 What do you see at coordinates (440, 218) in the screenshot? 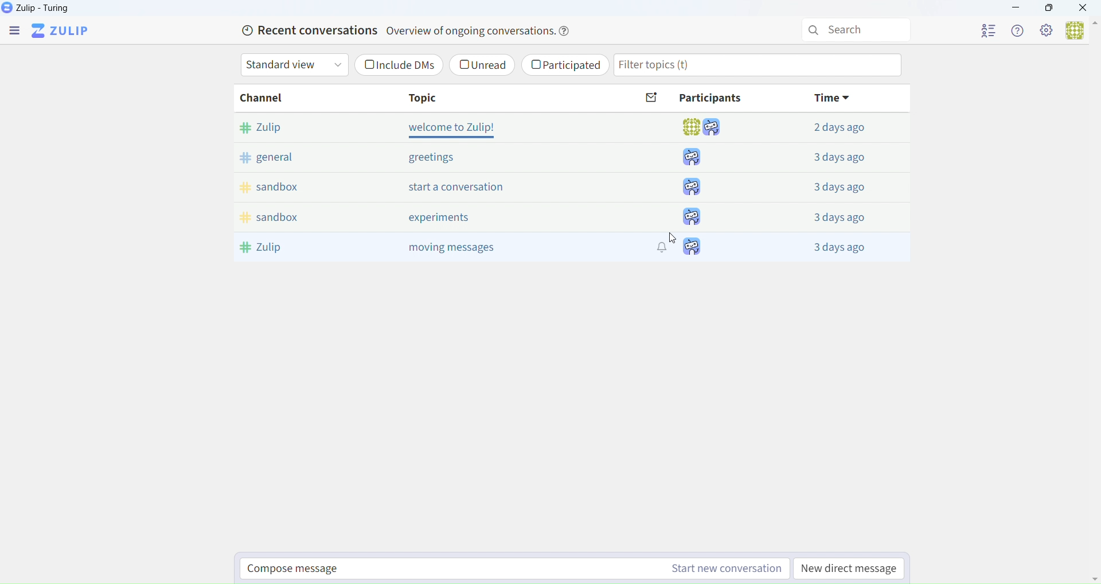
I see `experiments` at bounding box center [440, 218].